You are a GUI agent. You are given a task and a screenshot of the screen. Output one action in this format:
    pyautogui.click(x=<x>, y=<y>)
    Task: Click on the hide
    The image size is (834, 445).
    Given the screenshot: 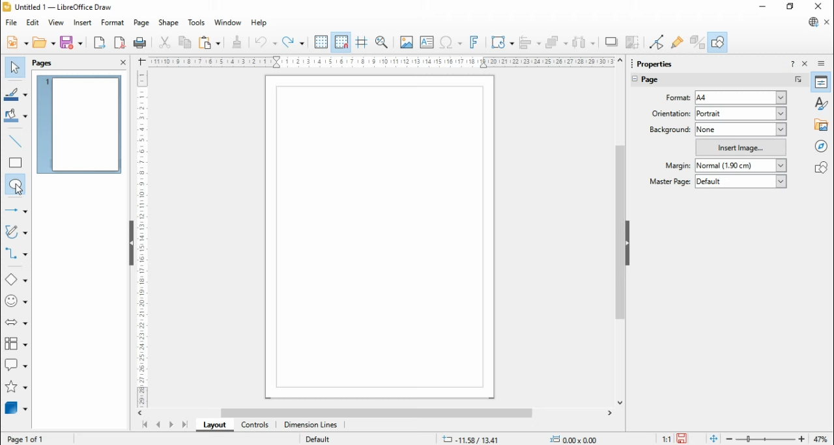 What is the action you would take?
    pyautogui.click(x=627, y=243)
    